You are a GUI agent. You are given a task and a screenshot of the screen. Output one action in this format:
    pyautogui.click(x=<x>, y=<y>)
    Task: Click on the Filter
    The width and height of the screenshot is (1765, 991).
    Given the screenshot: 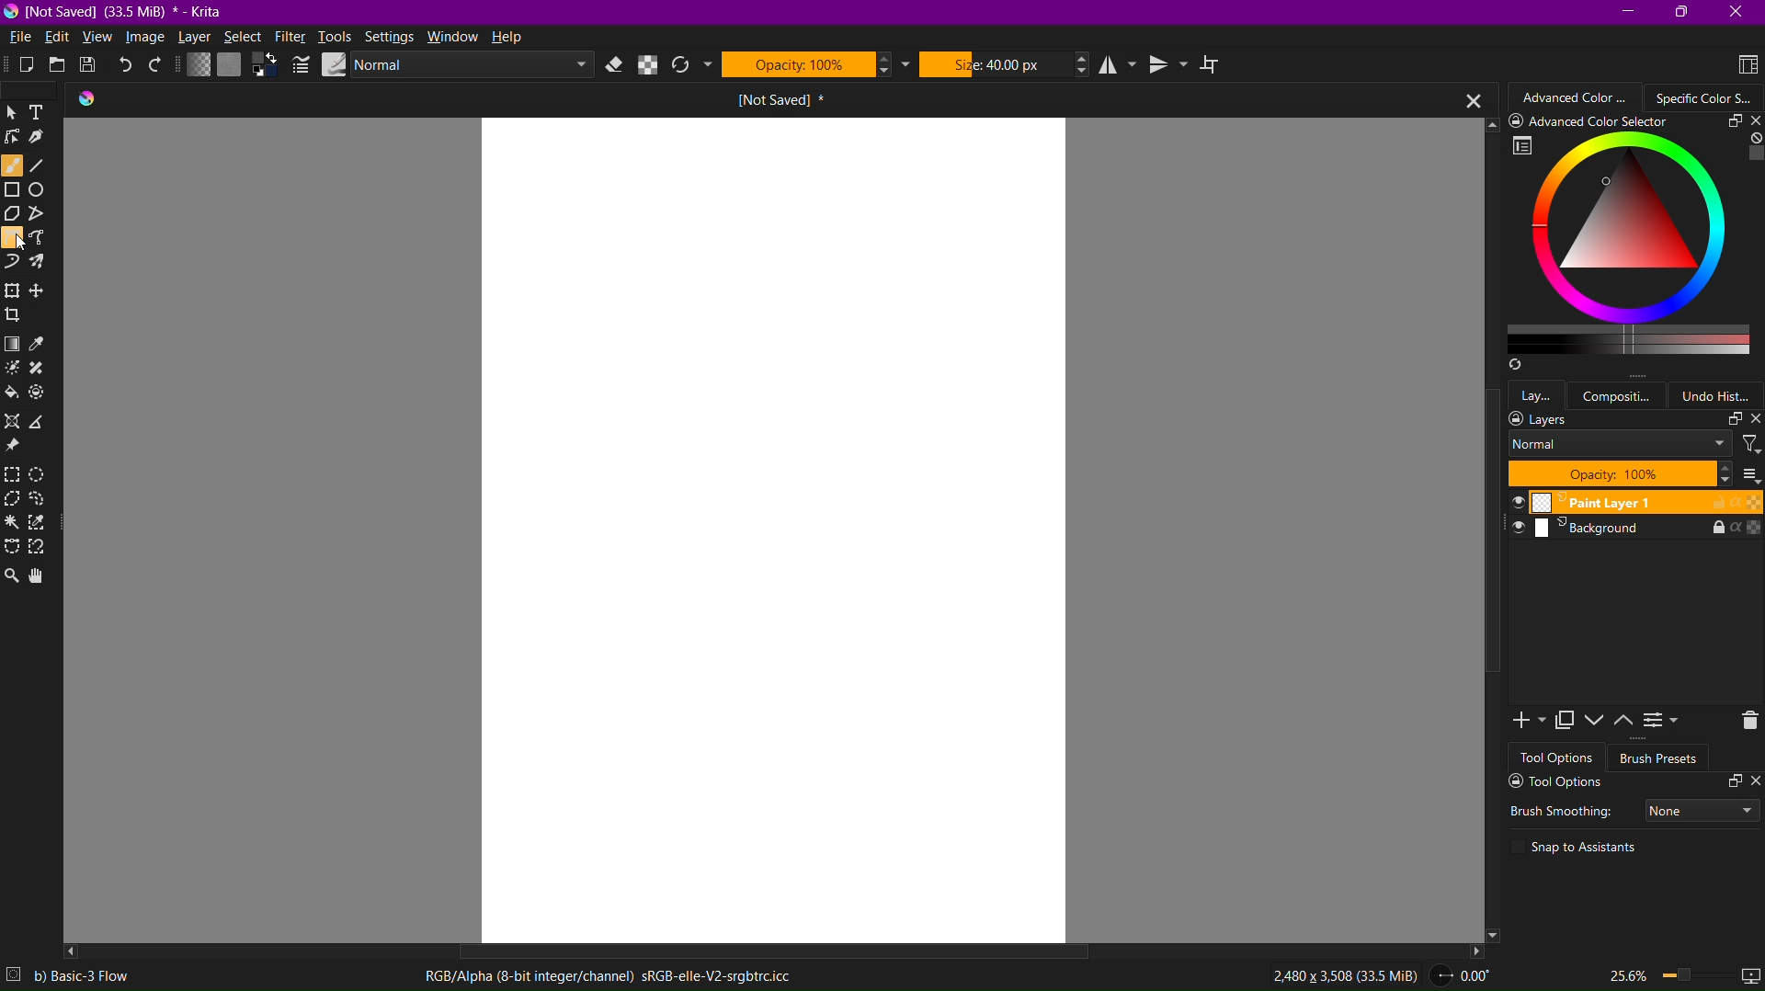 What is the action you would take?
    pyautogui.click(x=290, y=36)
    